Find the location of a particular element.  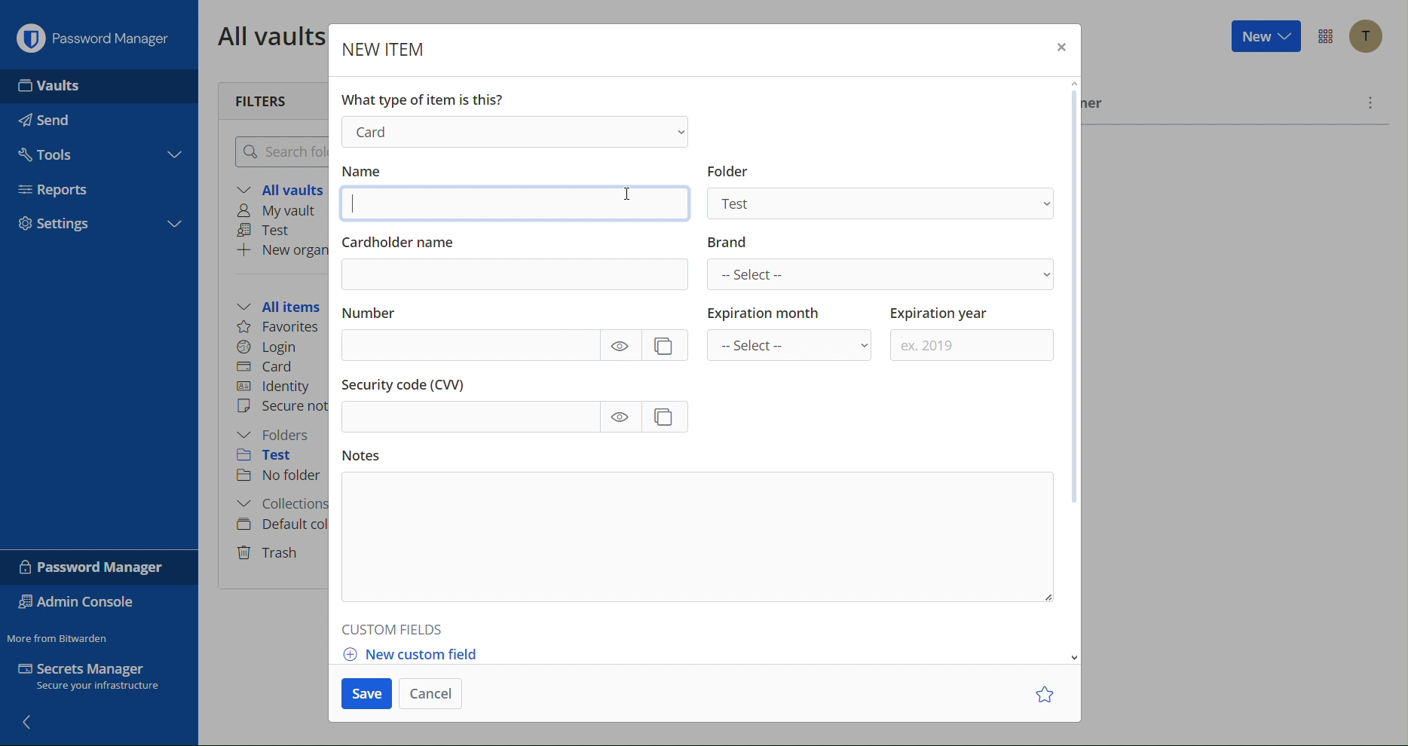

Search folder is located at coordinates (282, 151).